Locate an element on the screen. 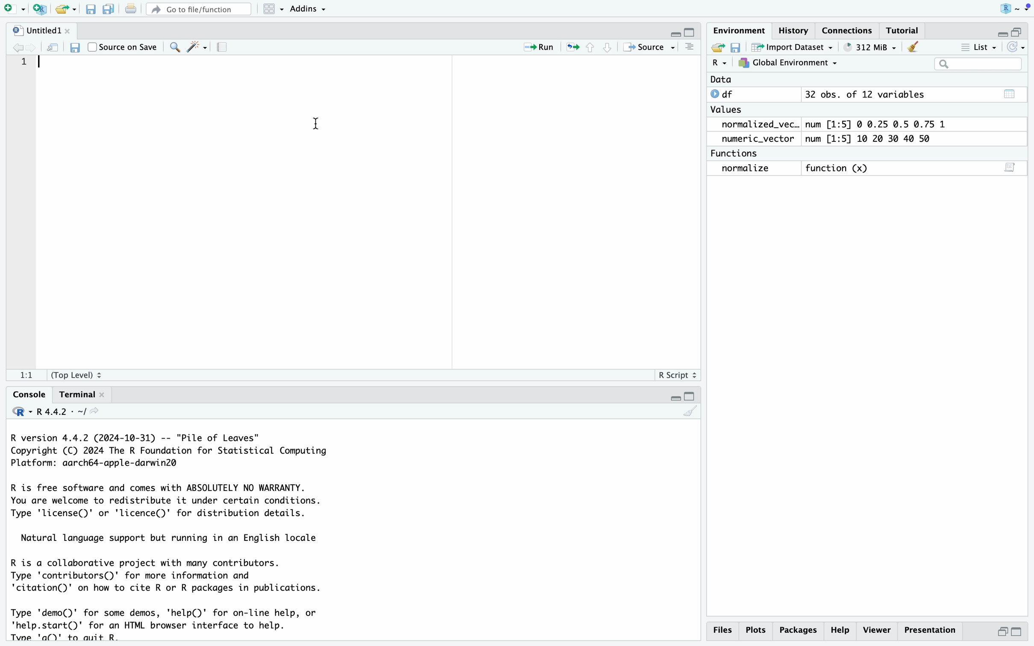 This screenshot has height=646, width=1034. clear console is located at coordinates (685, 413).